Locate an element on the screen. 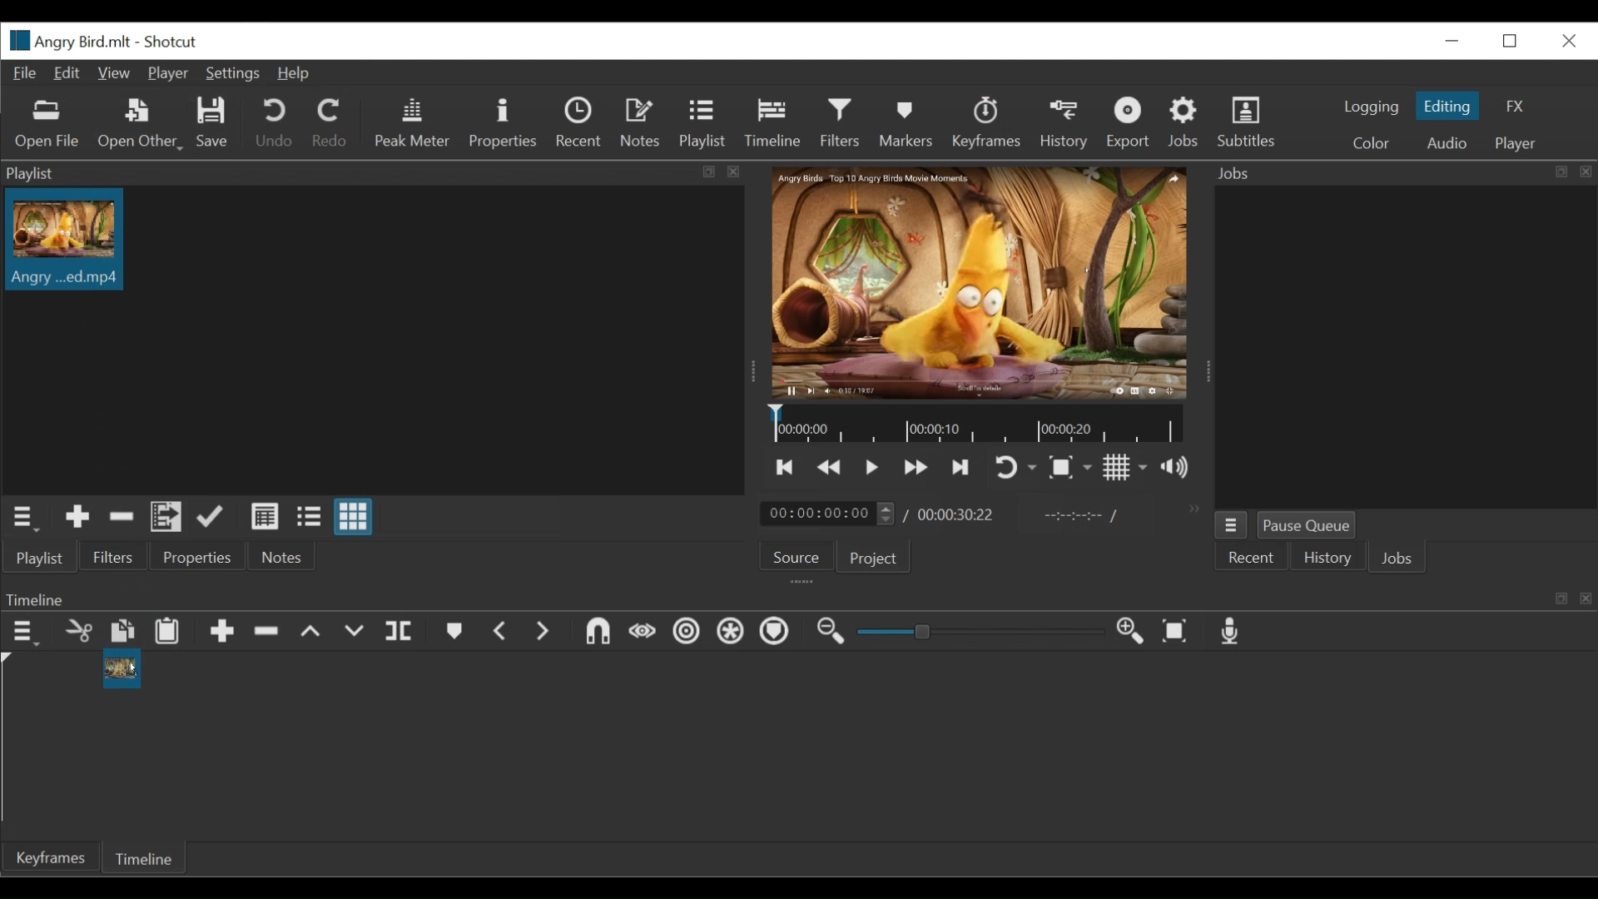 Image resolution: width=1598 pixels, height=899 pixels. Show volume control is located at coordinates (1173, 465).